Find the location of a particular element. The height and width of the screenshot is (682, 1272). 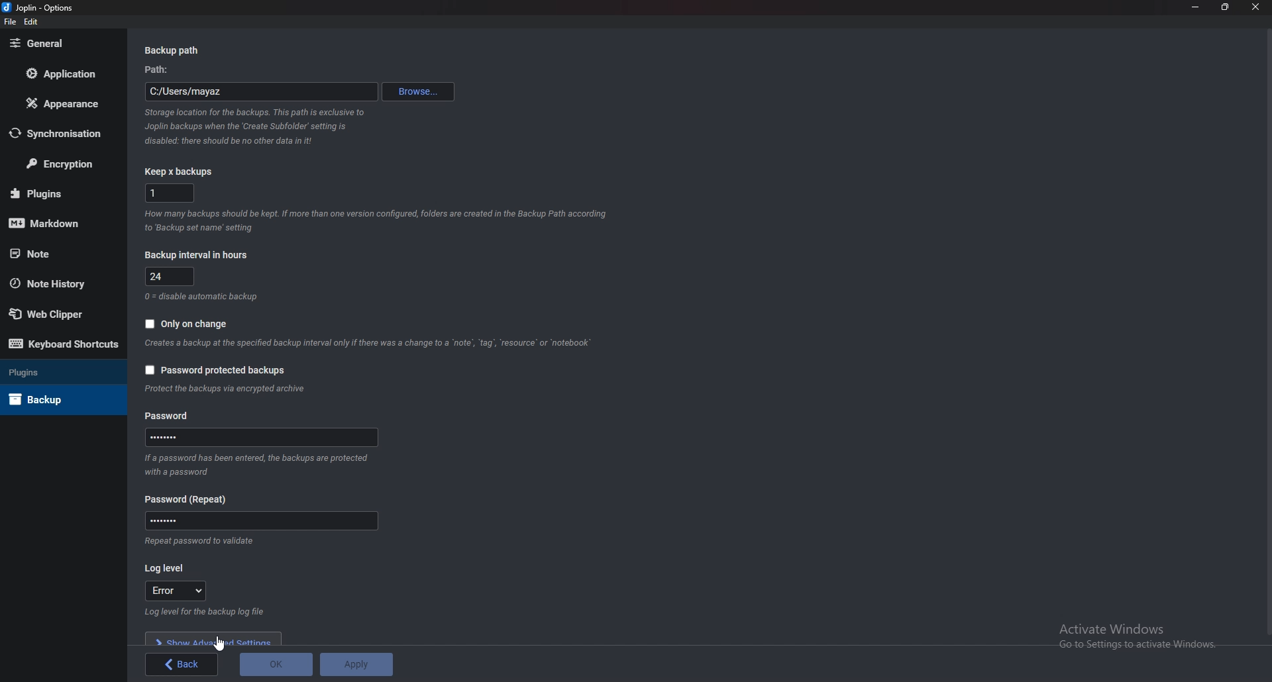

general is located at coordinates (57, 44).